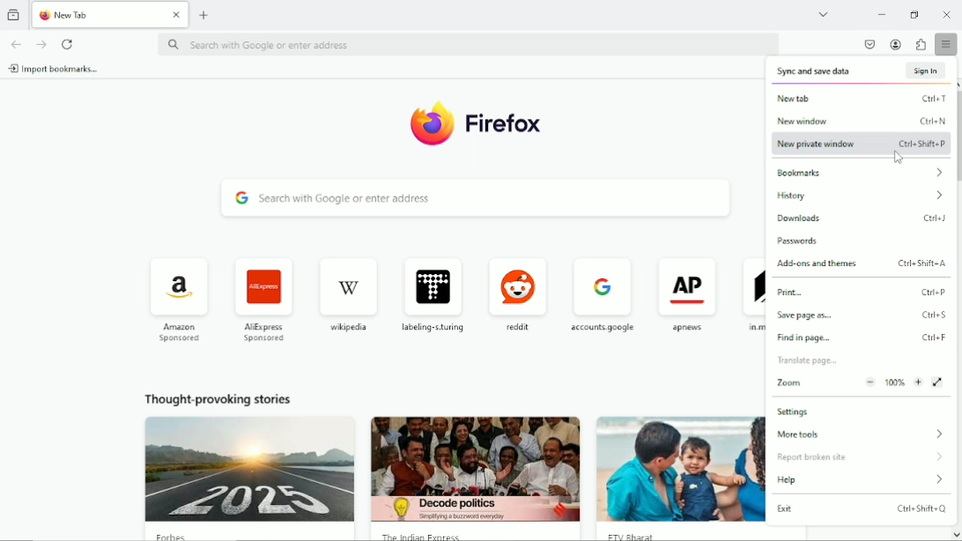 Image resolution: width=962 pixels, height=541 pixels. What do you see at coordinates (861, 263) in the screenshot?
I see `Add-ons and themes` at bounding box center [861, 263].